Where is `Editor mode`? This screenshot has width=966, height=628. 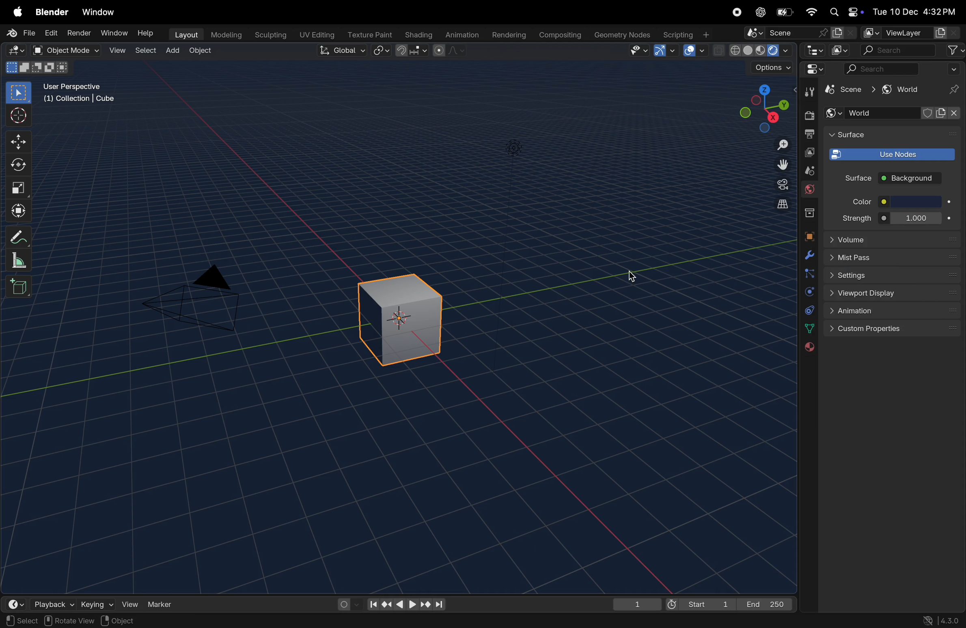 Editor mode is located at coordinates (813, 69).